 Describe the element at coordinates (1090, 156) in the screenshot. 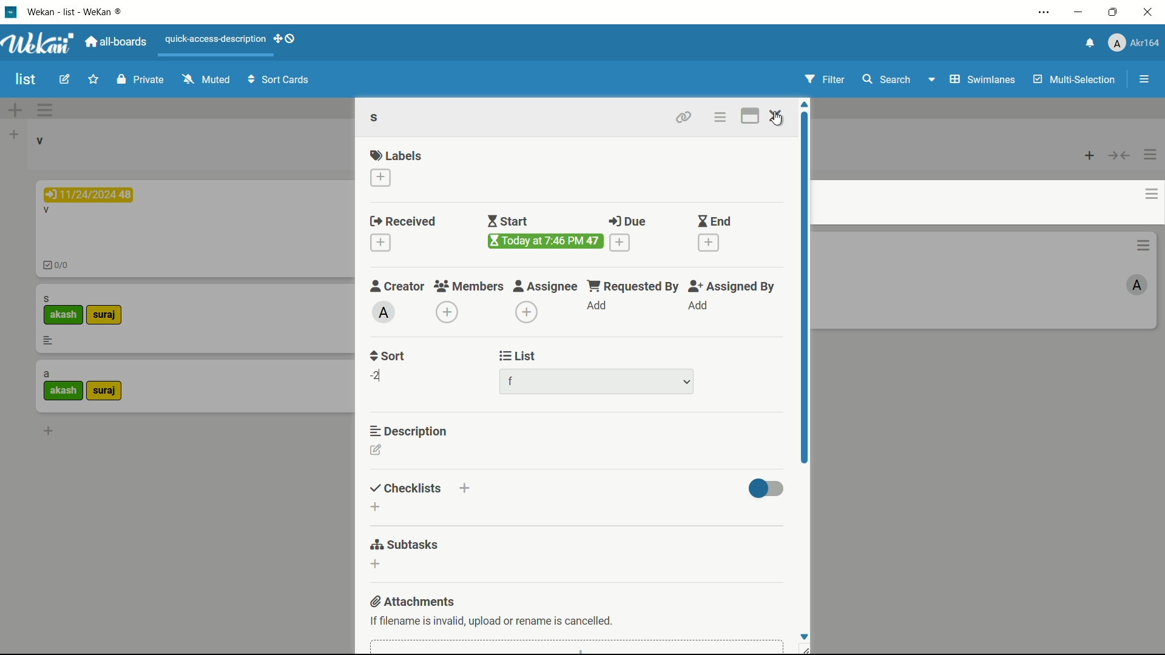

I see `add card top of list` at that location.